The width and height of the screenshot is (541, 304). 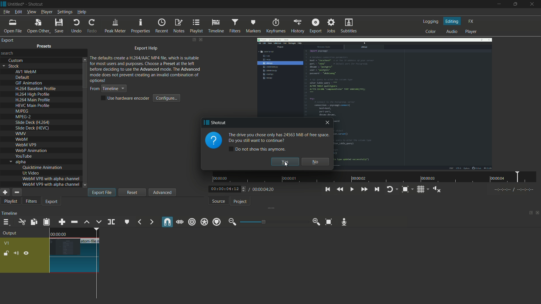 What do you see at coordinates (277, 138) in the screenshot?
I see `text` at bounding box center [277, 138].